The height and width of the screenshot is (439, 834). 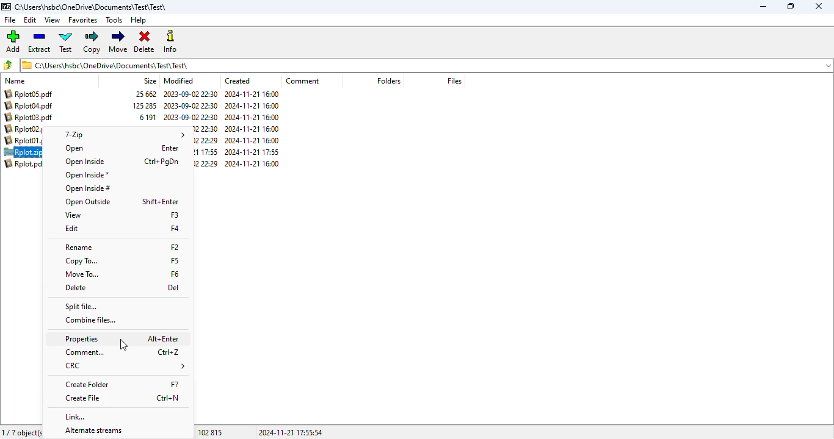 I want to click on shortcut for move to, so click(x=175, y=274).